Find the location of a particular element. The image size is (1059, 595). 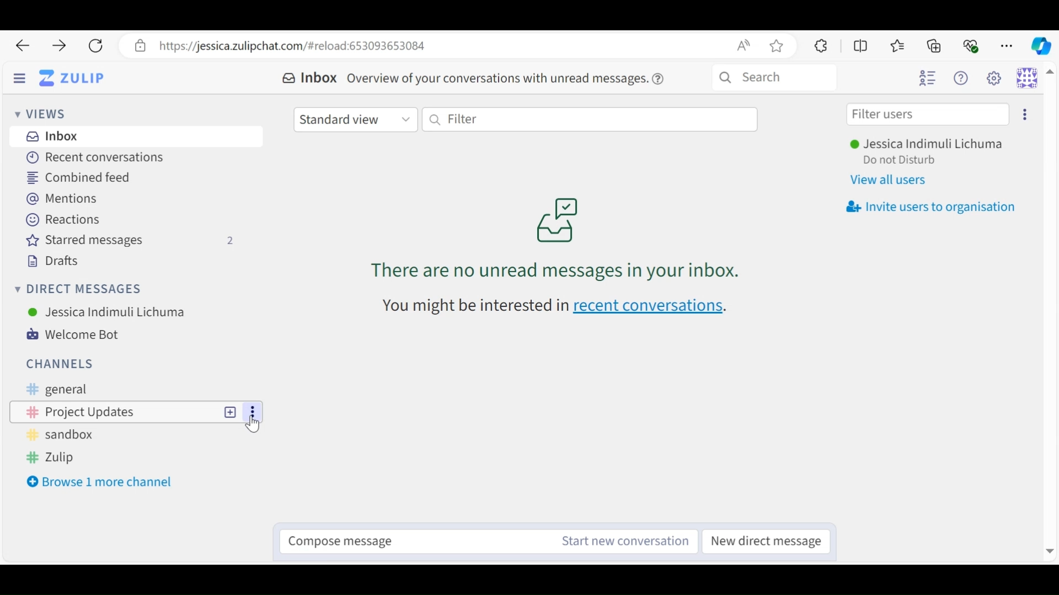

Reload is located at coordinates (95, 46).